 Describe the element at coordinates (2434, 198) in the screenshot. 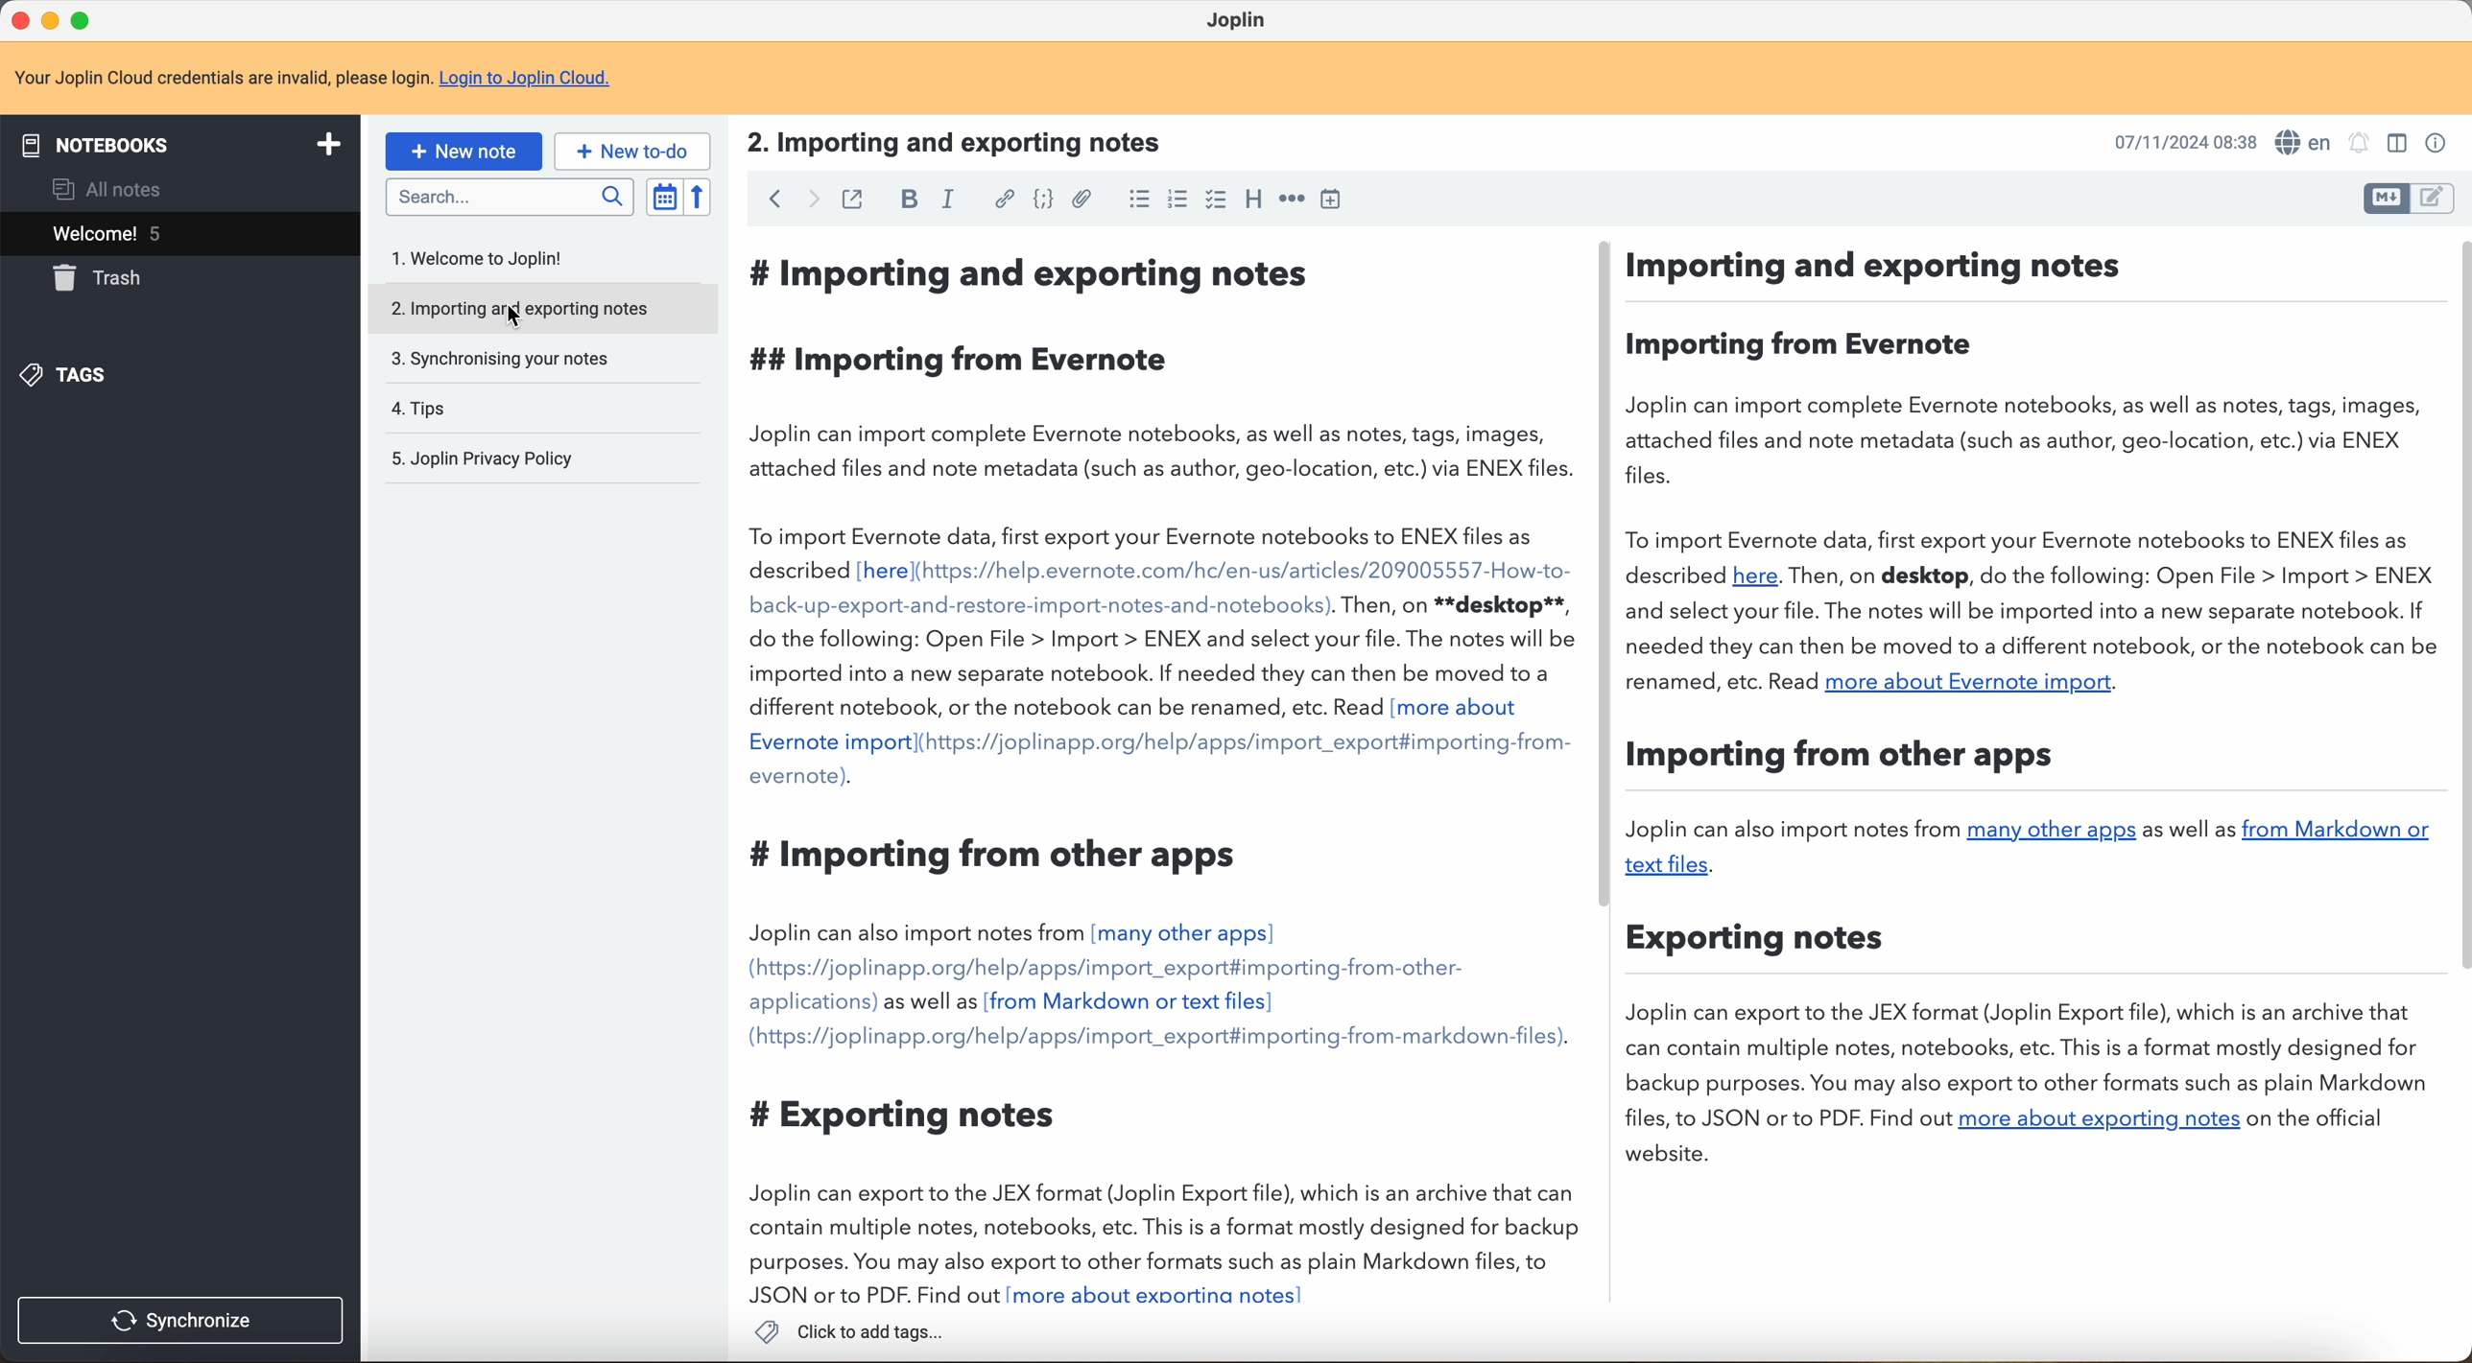

I see `toggle editor layout` at that location.